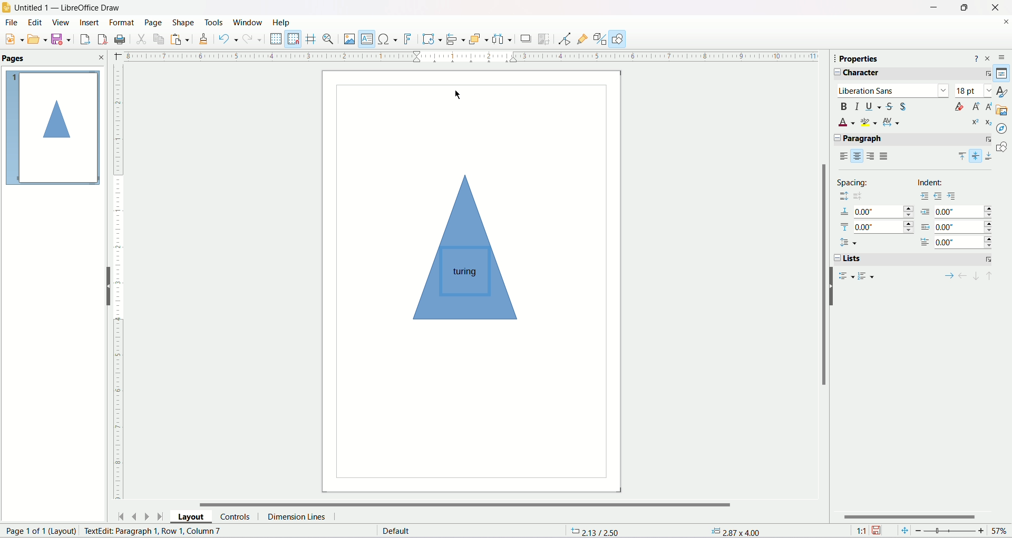 This screenshot has width=1012, height=538. I want to click on Shapes, so click(1003, 147).